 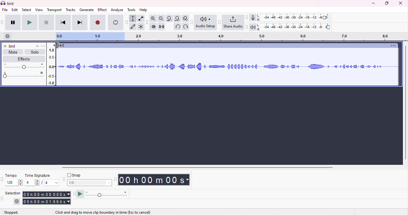 I want to click on playback speed, so click(x=107, y=194).